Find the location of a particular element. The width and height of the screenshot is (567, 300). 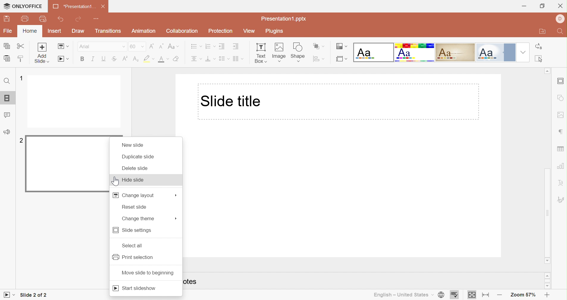

Zoom 57% is located at coordinates (521, 294).